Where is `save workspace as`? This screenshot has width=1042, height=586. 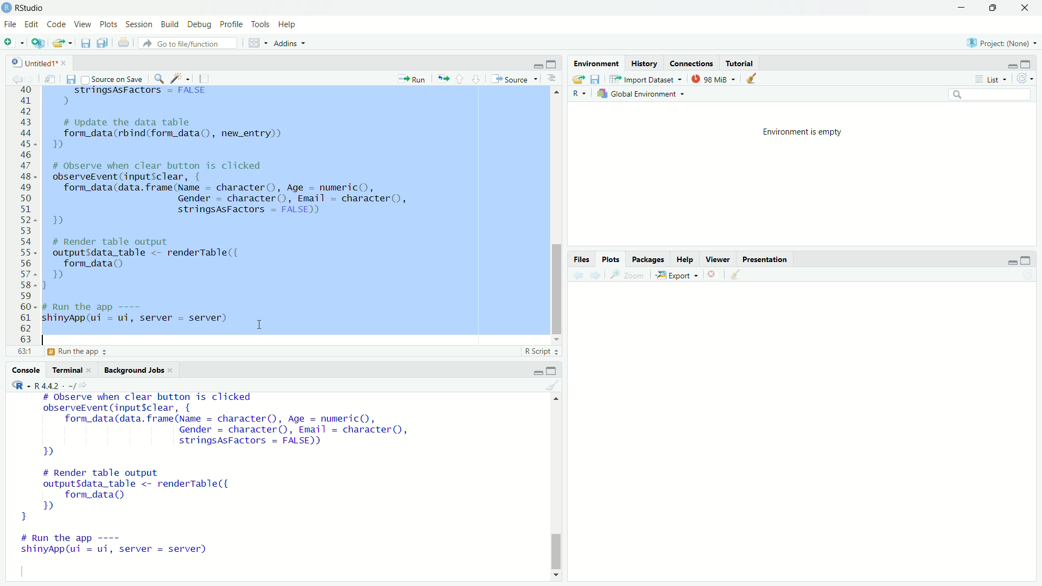 save workspace as is located at coordinates (594, 79).